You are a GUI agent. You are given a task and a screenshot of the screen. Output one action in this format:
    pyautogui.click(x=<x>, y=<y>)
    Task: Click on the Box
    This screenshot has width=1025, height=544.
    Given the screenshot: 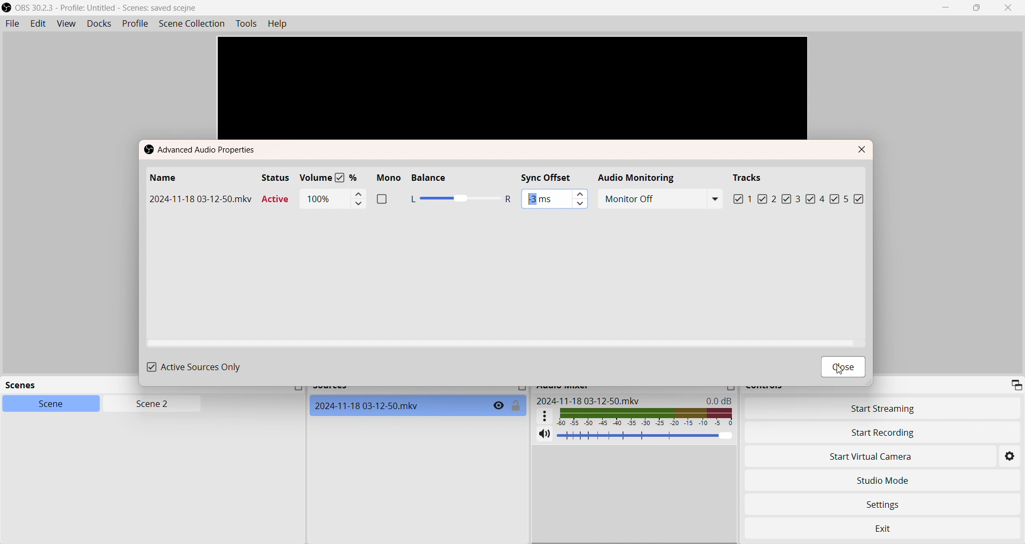 What is the action you would take?
    pyautogui.click(x=979, y=8)
    